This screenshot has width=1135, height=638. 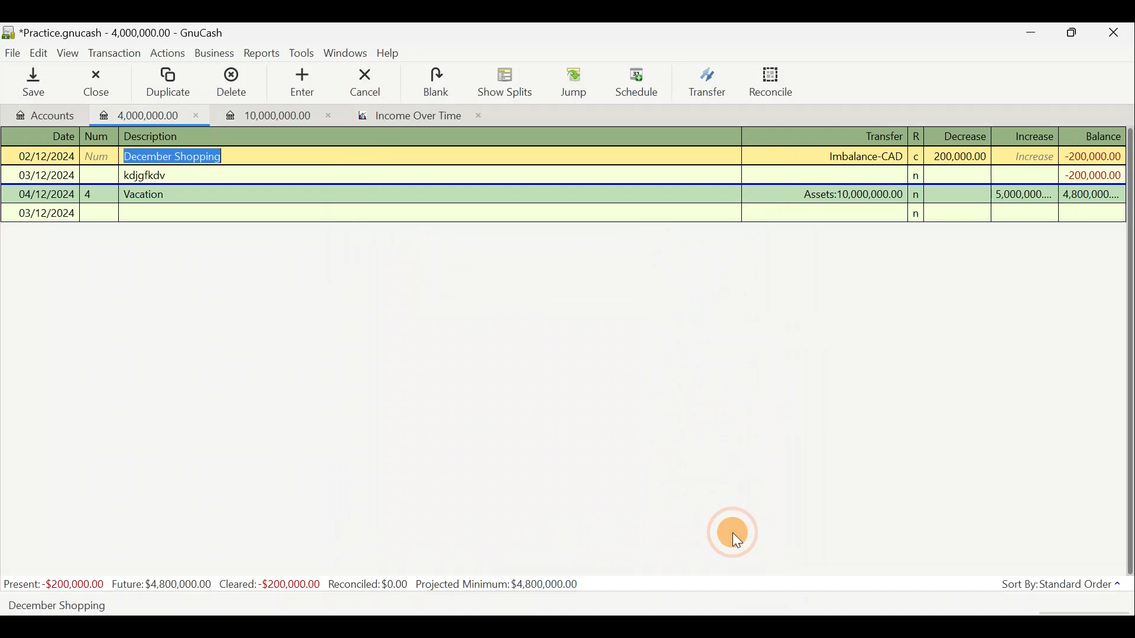 I want to click on Tools, so click(x=303, y=53).